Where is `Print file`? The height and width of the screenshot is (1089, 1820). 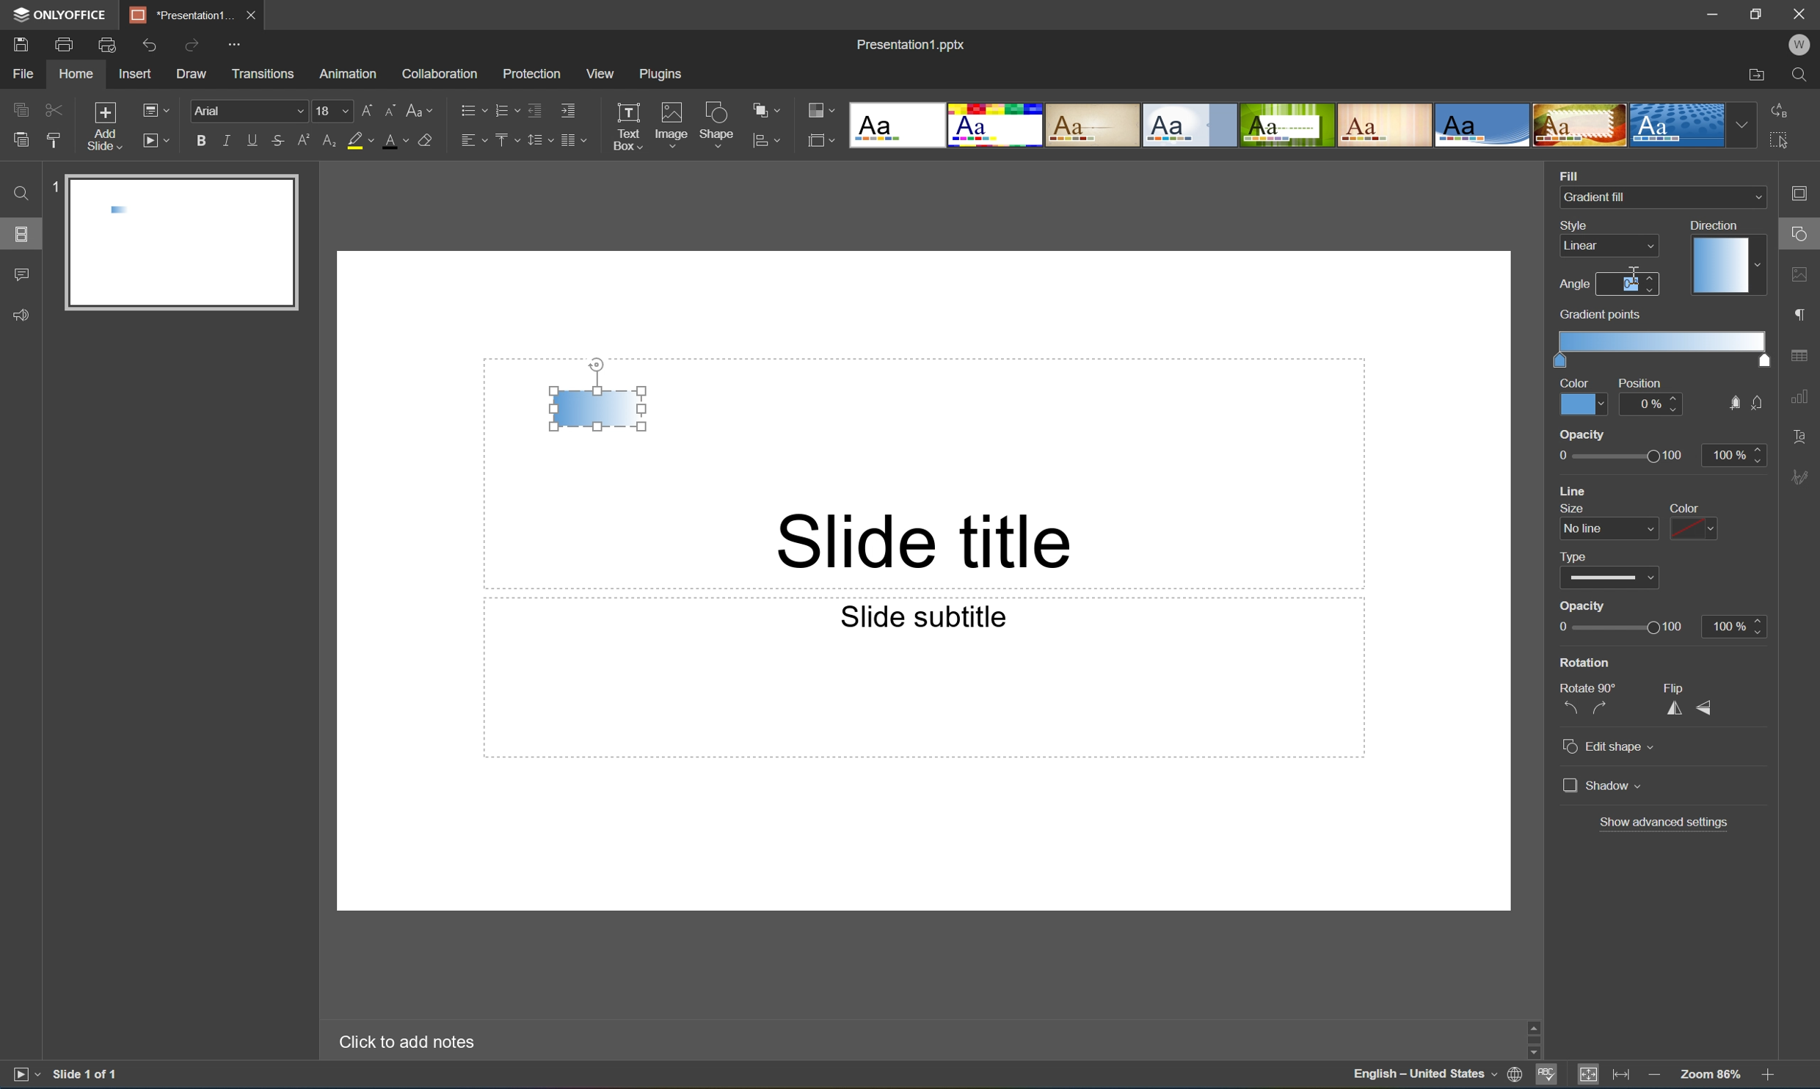 Print file is located at coordinates (65, 45).